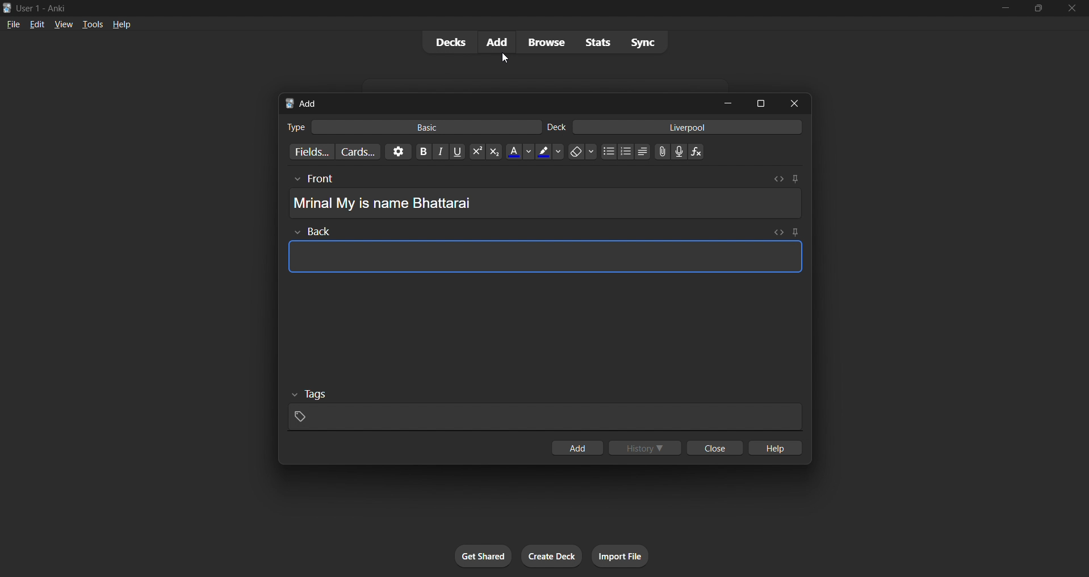 This screenshot has height=577, width=1089. I want to click on card back input field, so click(541, 254).